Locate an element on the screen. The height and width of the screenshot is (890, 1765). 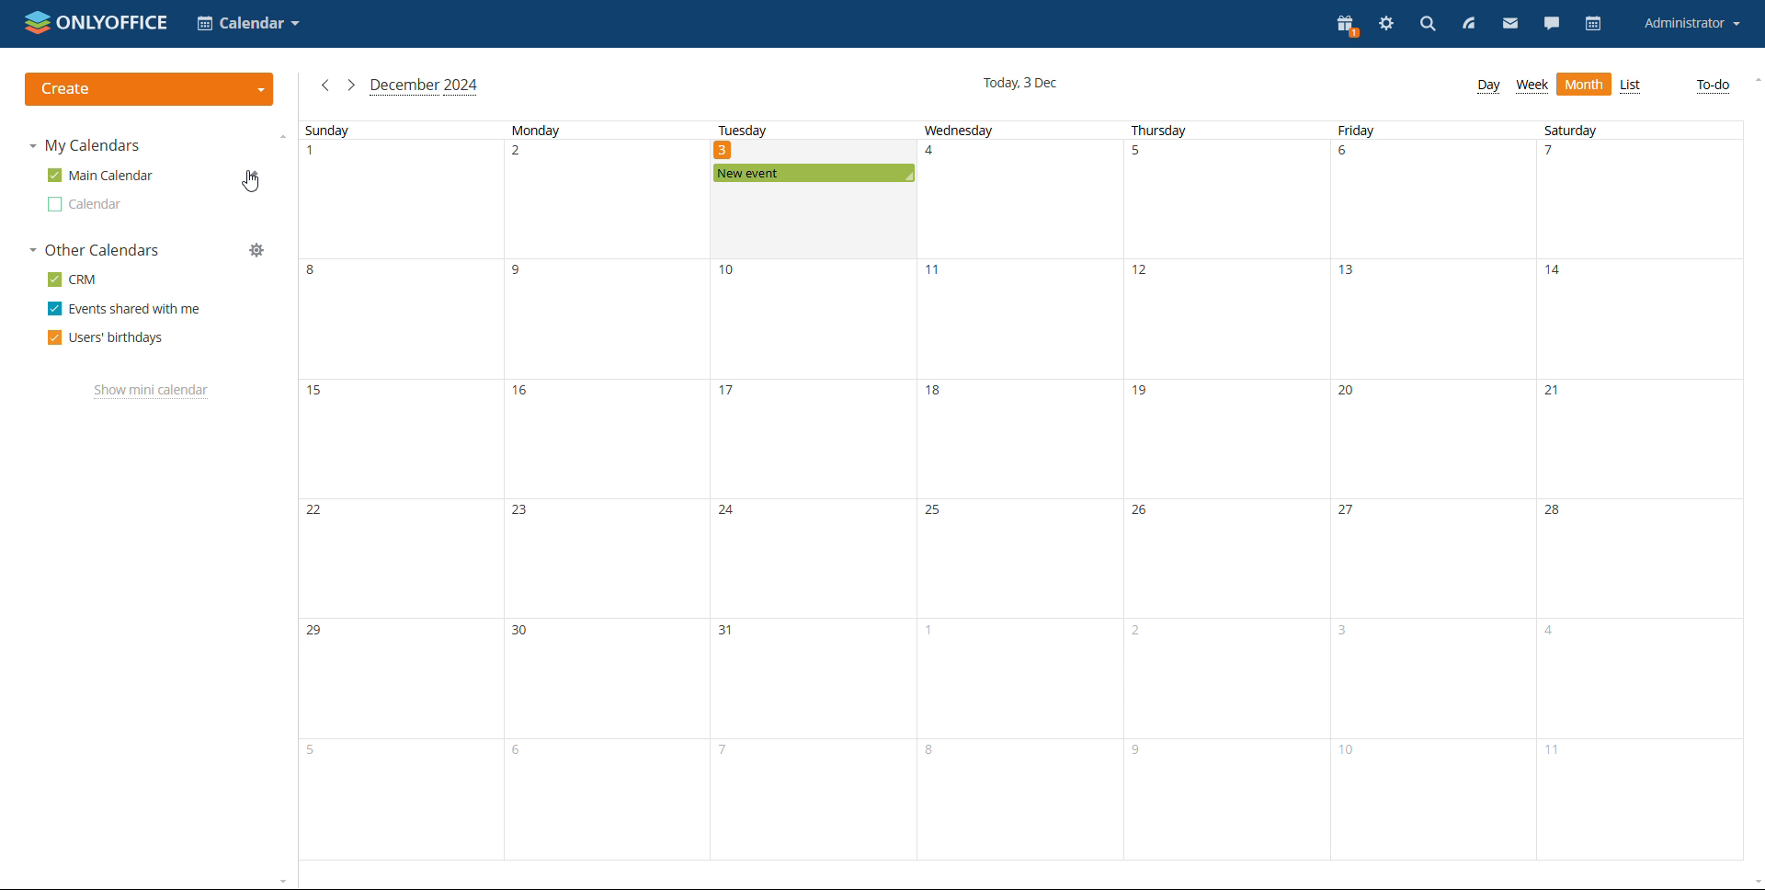
adte is located at coordinates (1224, 559).